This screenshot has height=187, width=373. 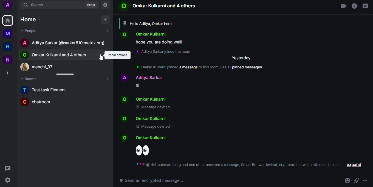 I want to click on info, so click(x=354, y=7).